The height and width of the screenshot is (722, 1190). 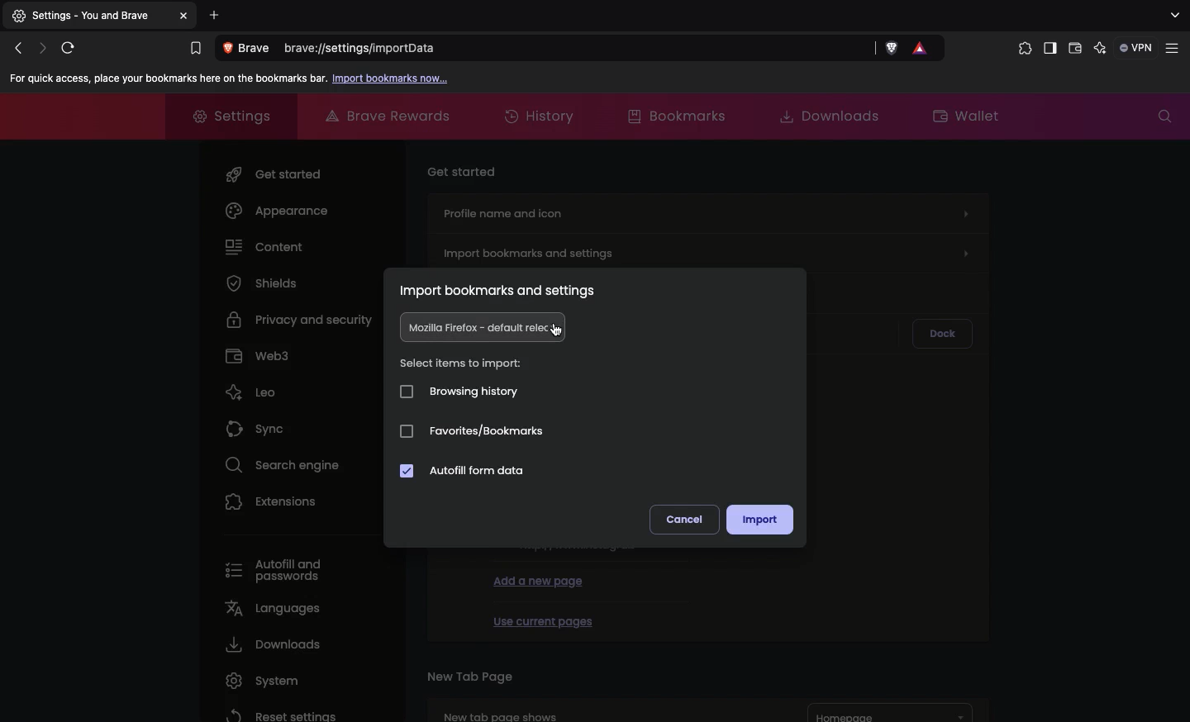 What do you see at coordinates (280, 572) in the screenshot?
I see `Autofill and passwords` at bounding box center [280, 572].